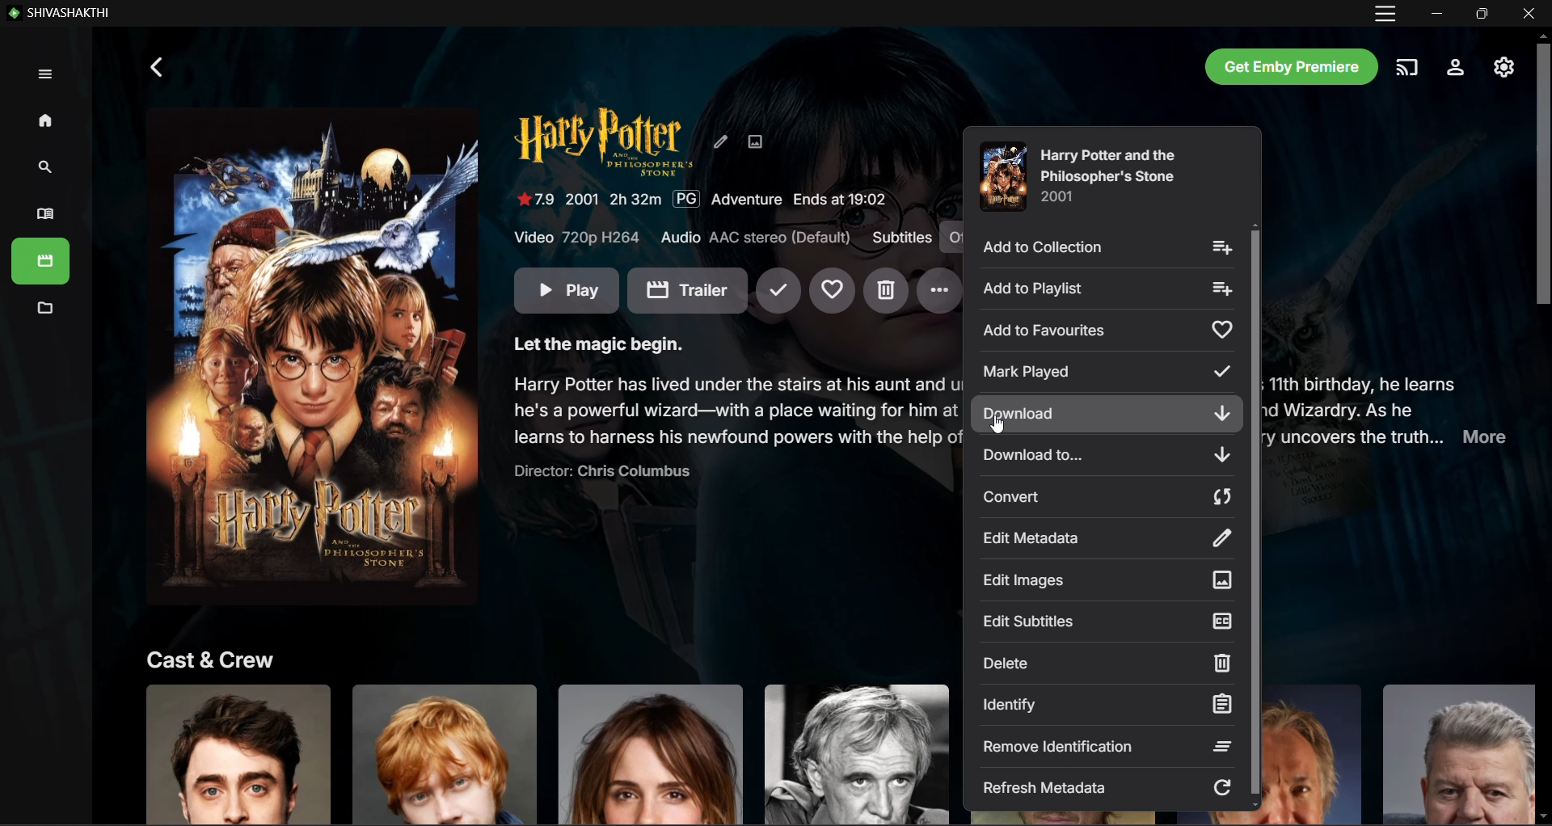  What do you see at coordinates (1105, 703) in the screenshot?
I see `Identify` at bounding box center [1105, 703].